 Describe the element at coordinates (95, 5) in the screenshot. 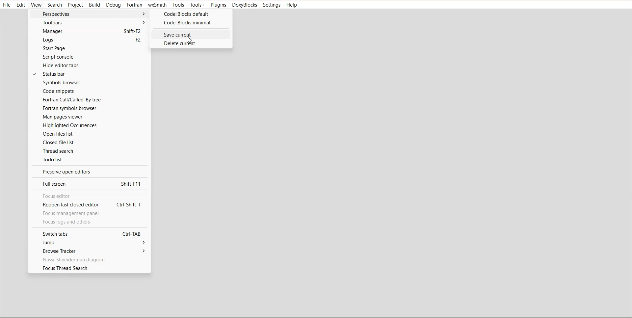

I see `Build` at that location.